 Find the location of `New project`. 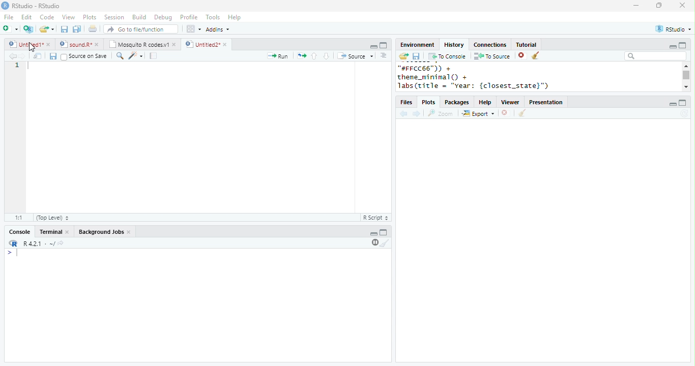

New project is located at coordinates (28, 29).